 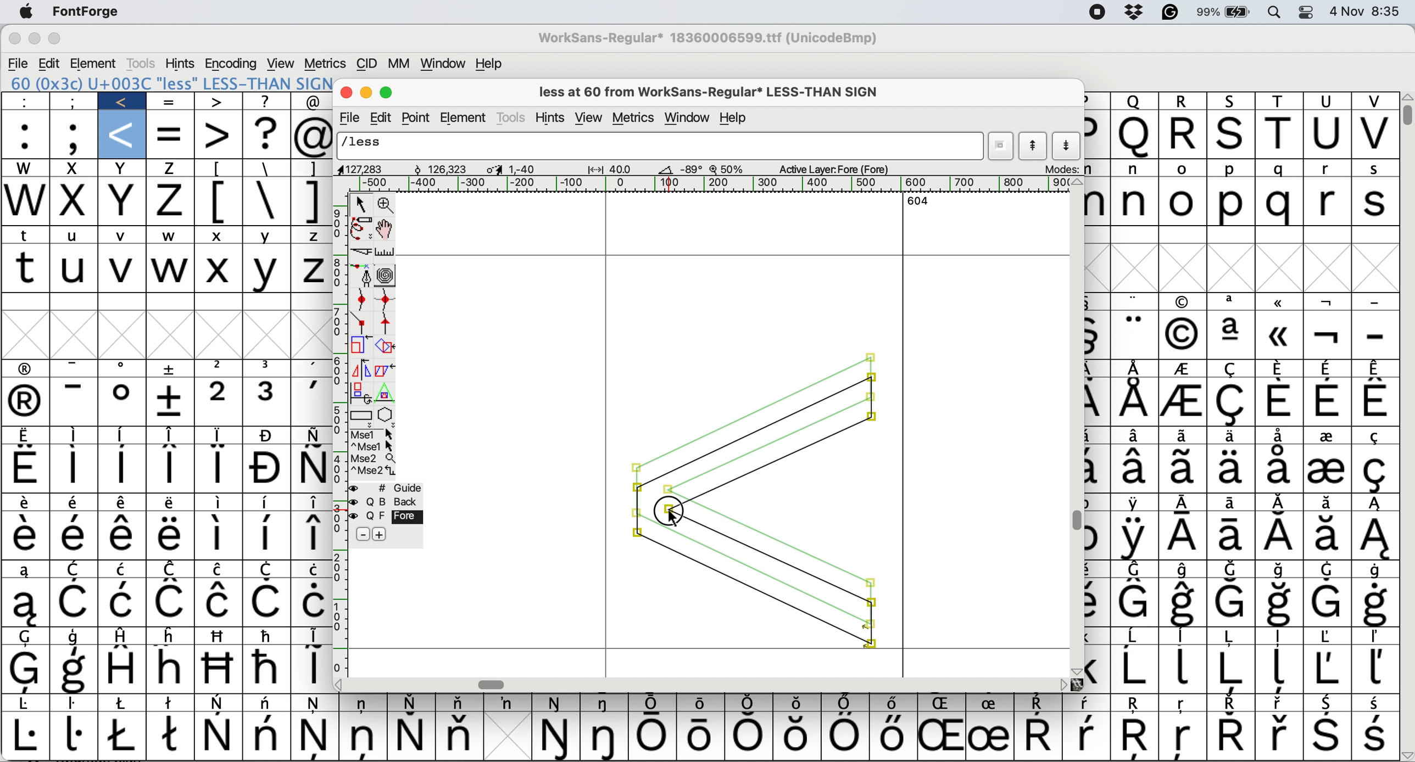 What do you see at coordinates (1368, 12) in the screenshot?
I see `4 Nov 8:35` at bounding box center [1368, 12].